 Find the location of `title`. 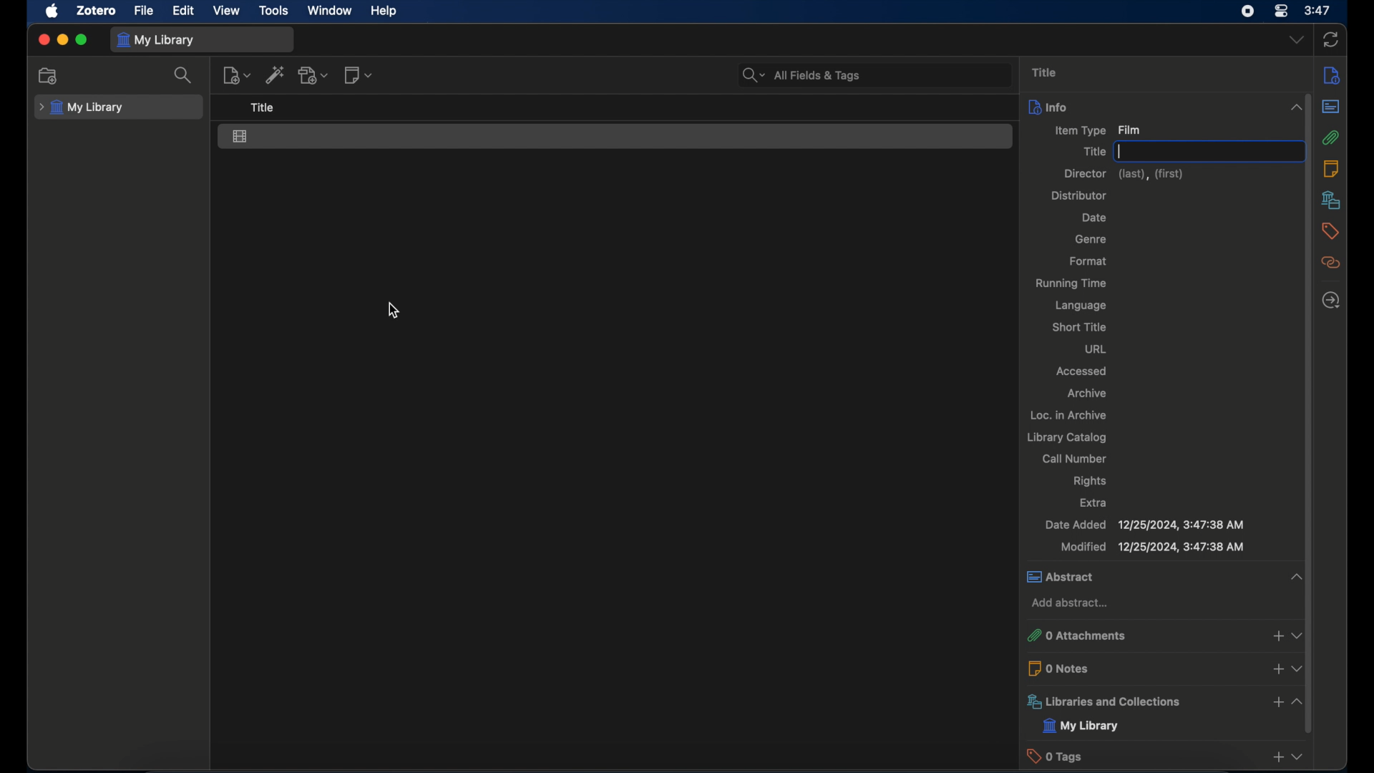

title is located at coordinates (1044, 72).